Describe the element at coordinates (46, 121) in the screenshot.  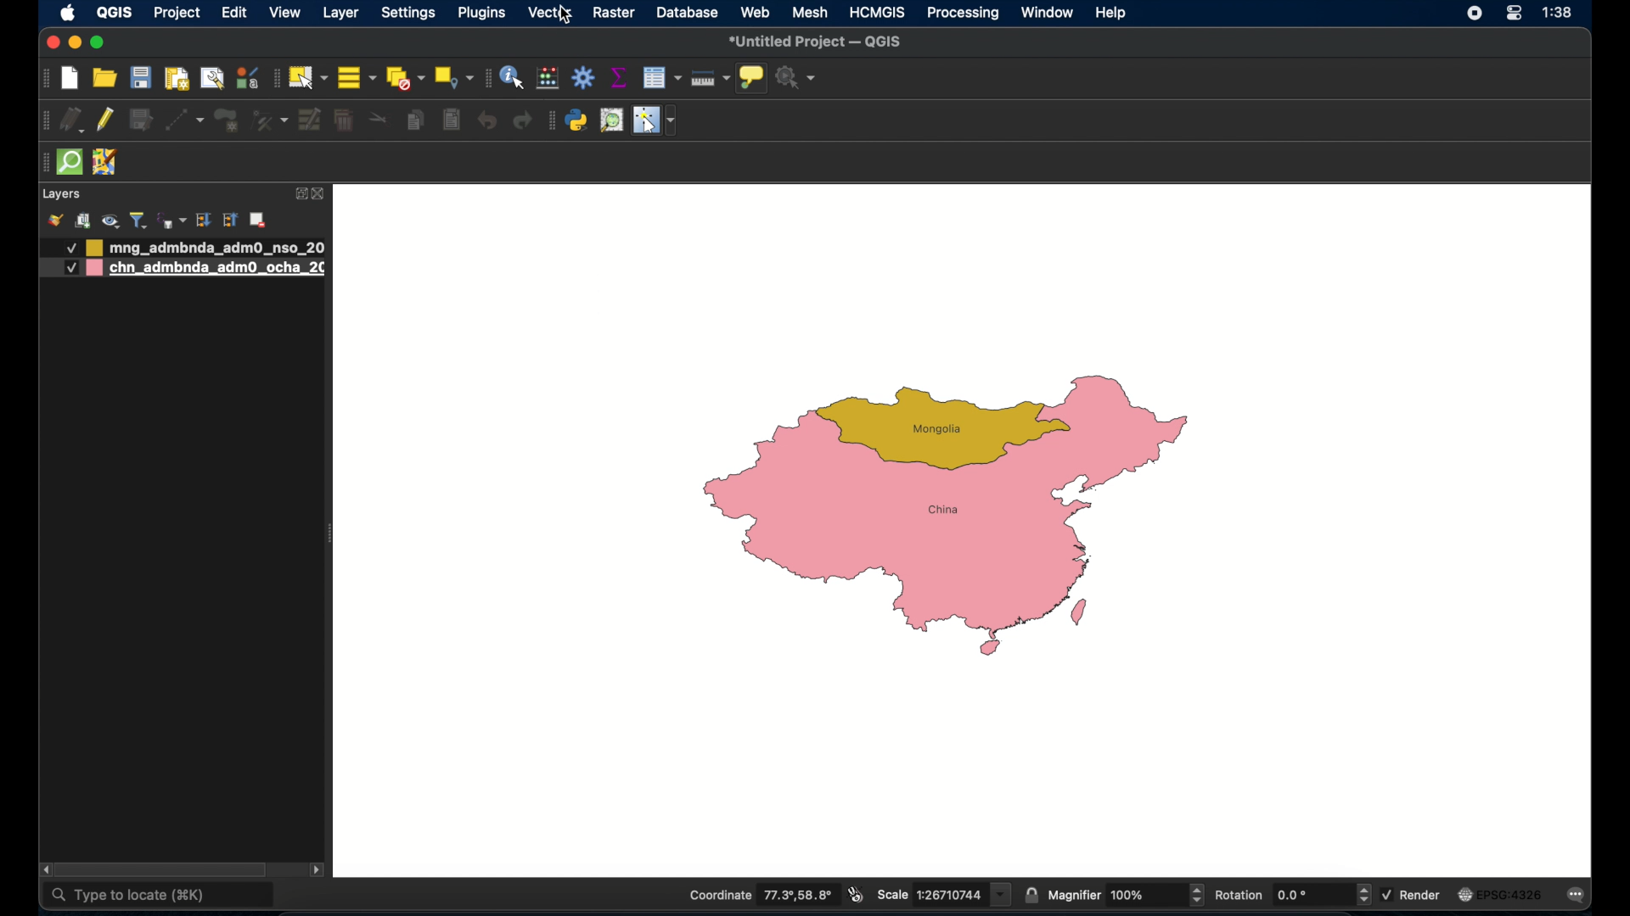
I see `digitizing toolbar` at that location.